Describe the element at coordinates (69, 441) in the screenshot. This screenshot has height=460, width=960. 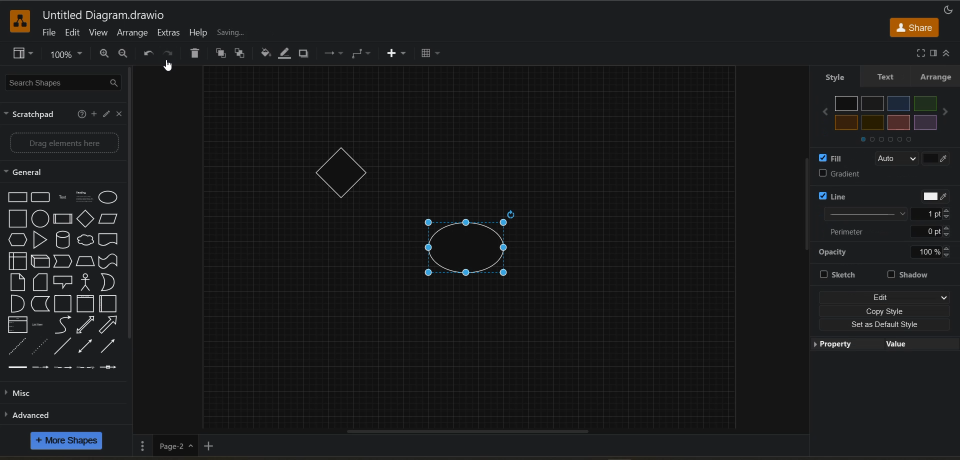
I see `more shapes` at that location.